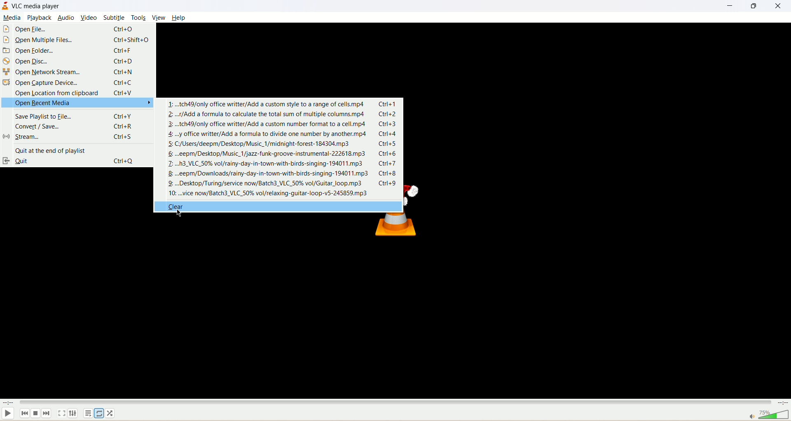  Describe the element at coordinates (396, 402) in the screenshot. I see `progress bar` at that location.